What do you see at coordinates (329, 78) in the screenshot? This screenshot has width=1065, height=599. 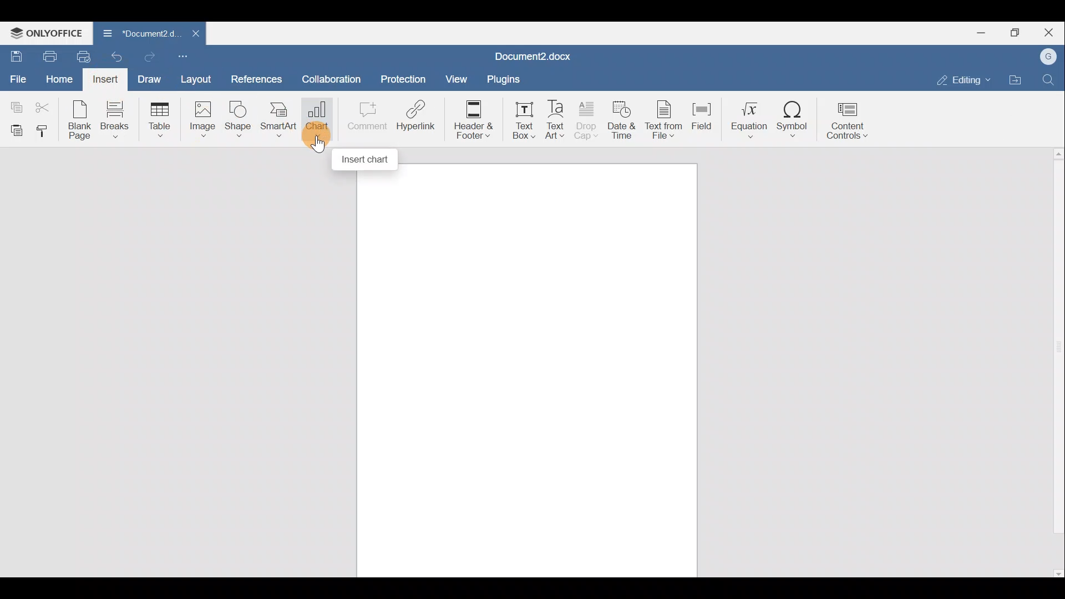 I see `Collaboration` at bounding box center [329, 78].